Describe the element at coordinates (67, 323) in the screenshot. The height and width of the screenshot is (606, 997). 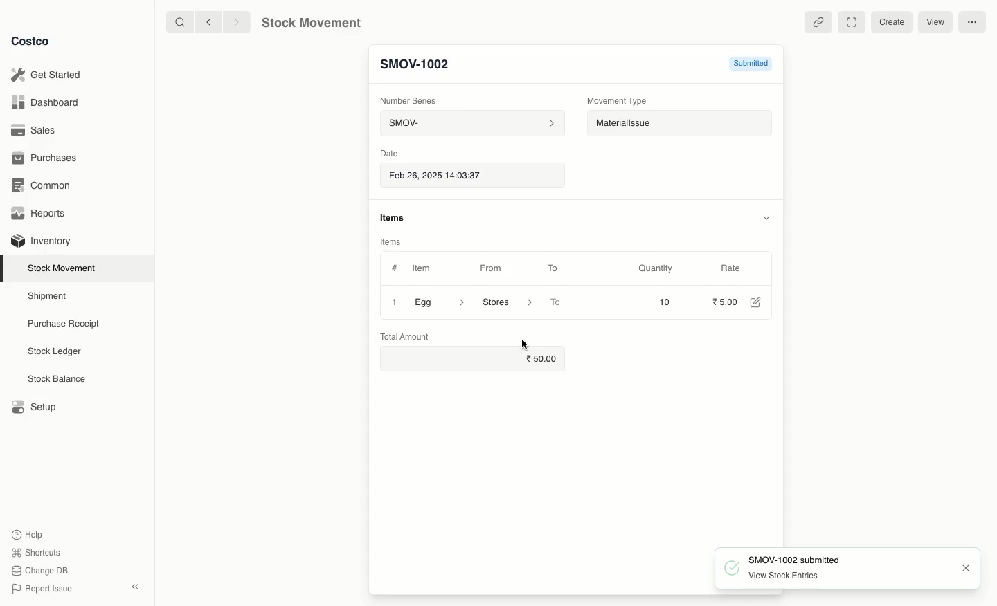
I see `Purchase Receipt` at that location.